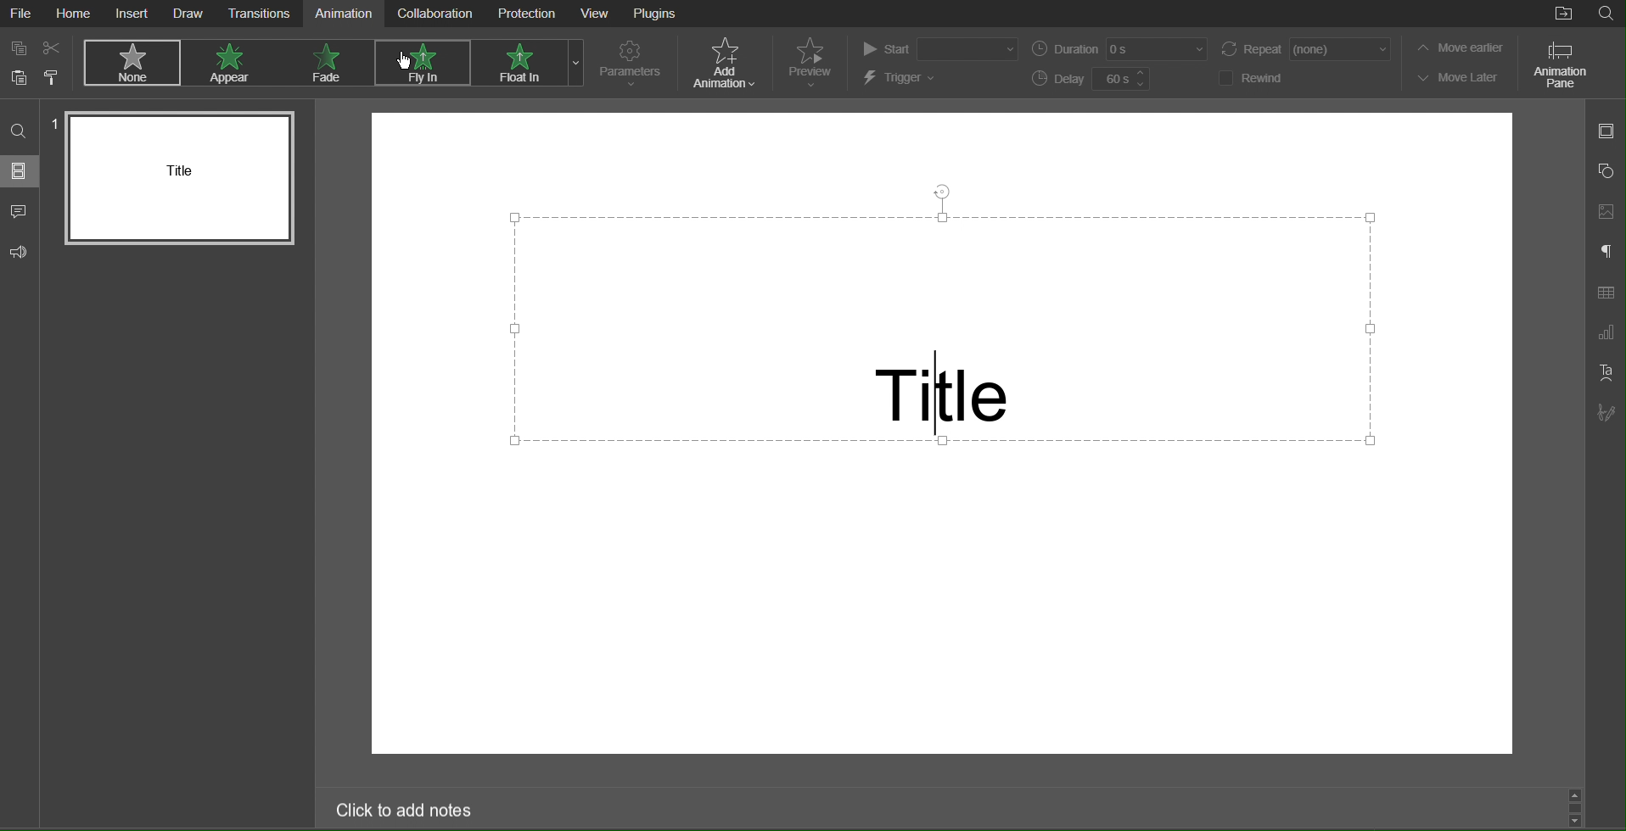 Image resolution: width=1626 pixels, height=831 pixels. What do you see at coordinates (21, 173) in the screenshot?
I see `Slides` at bounding box center [21, 173].